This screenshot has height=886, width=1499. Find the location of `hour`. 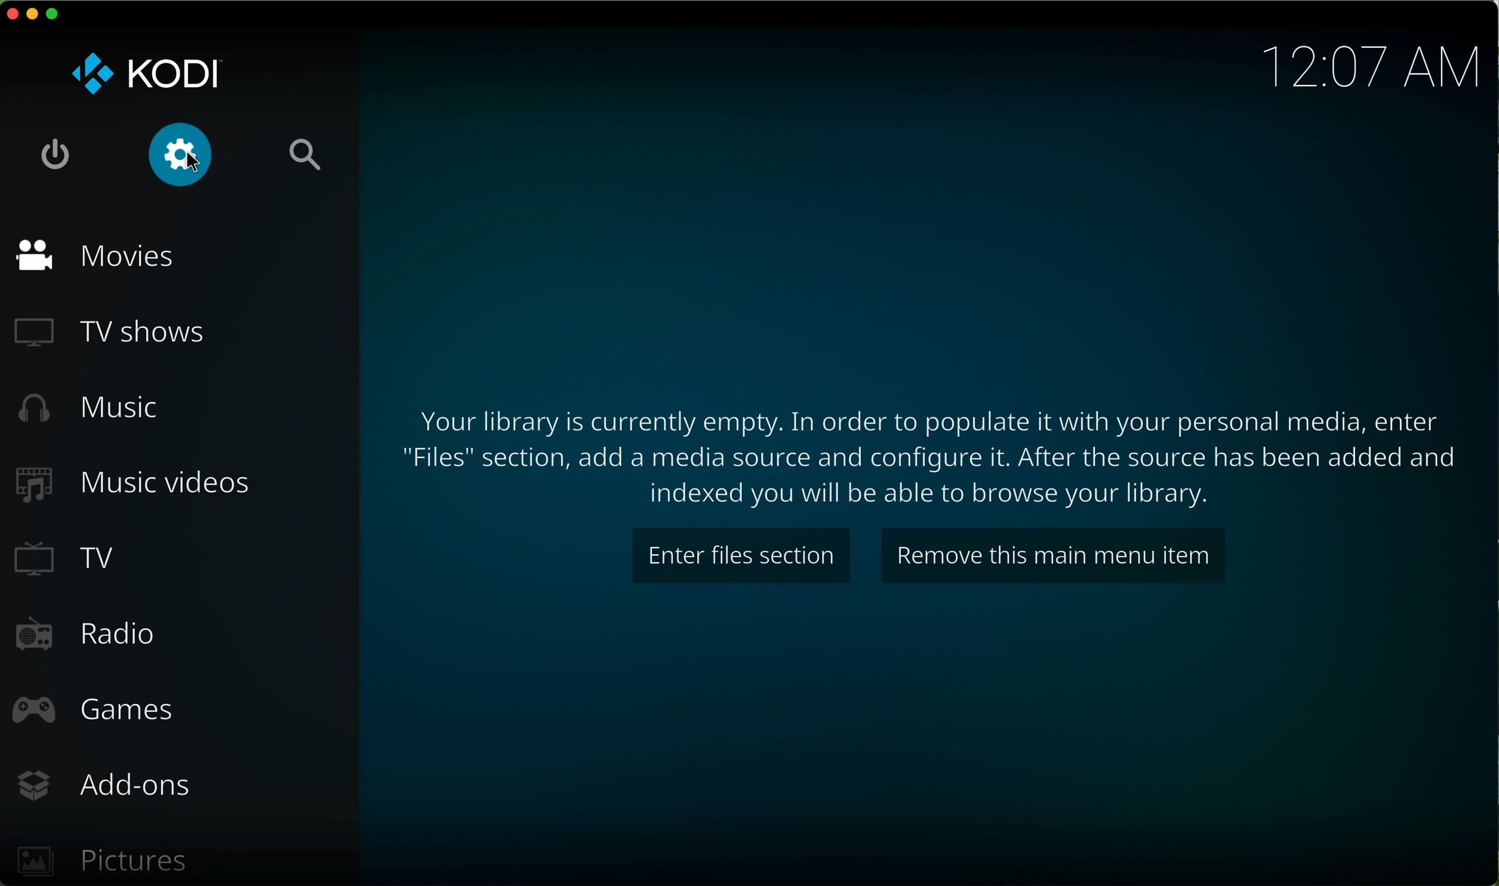

hour is located at coordinates (1368, 66).